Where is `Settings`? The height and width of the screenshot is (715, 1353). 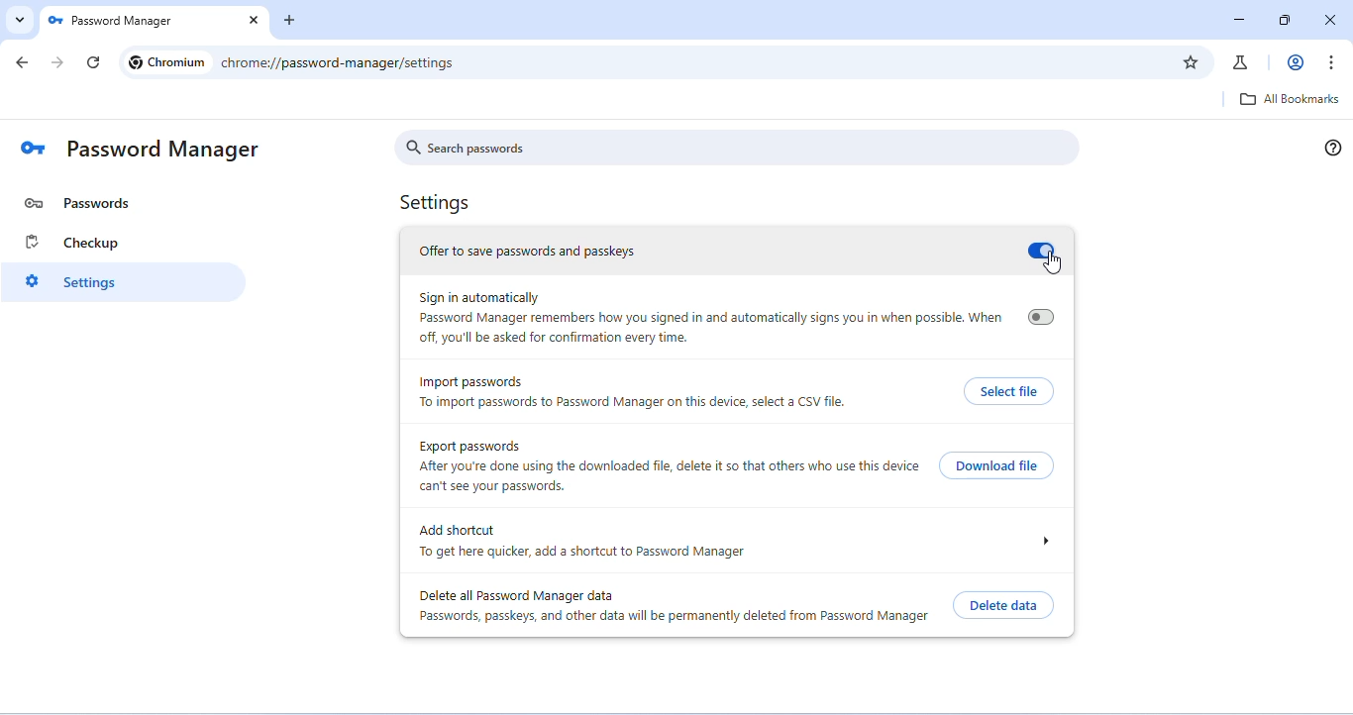 Settings is located at coordinates (434, 203).